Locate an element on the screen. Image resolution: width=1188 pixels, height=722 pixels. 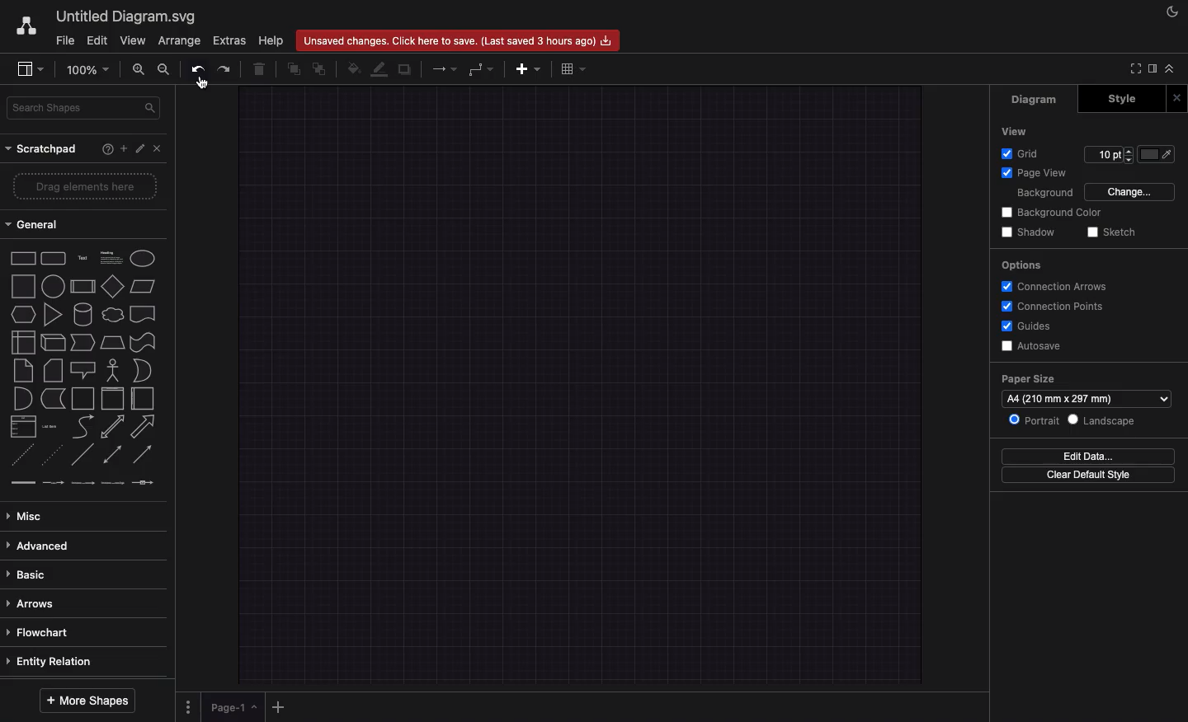
Connection points is located at coordinates (1054, 307).